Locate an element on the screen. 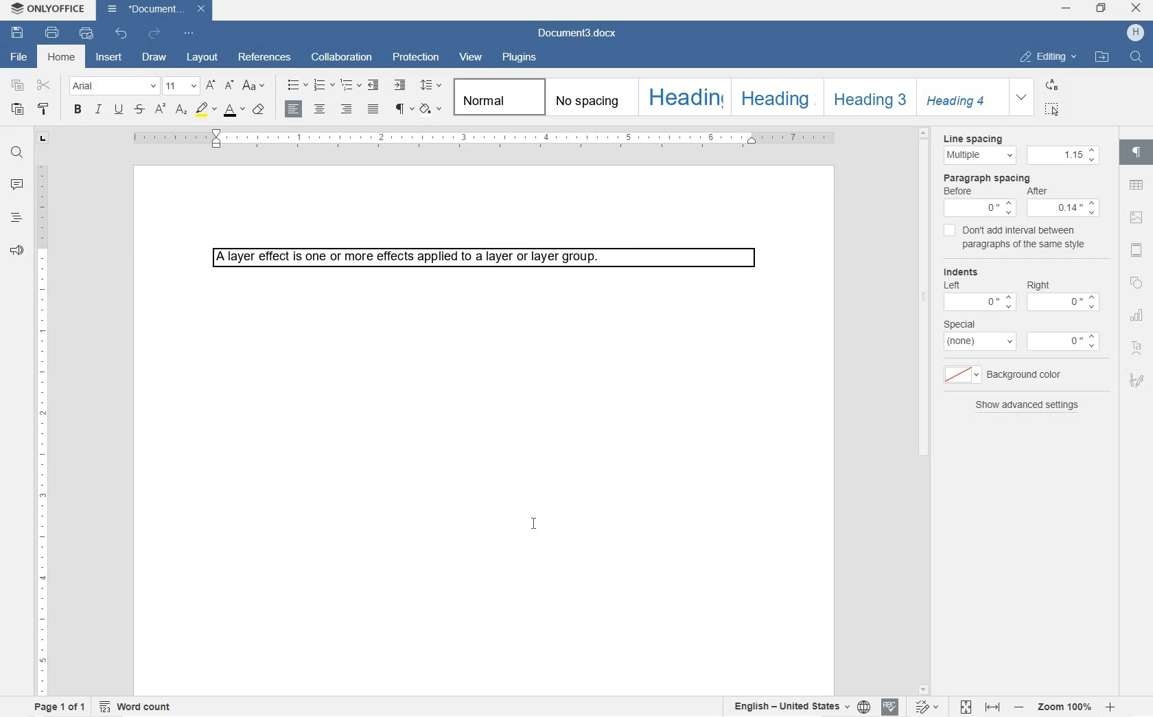  ALIGN RIGHT is located at coordinates (346, 109).